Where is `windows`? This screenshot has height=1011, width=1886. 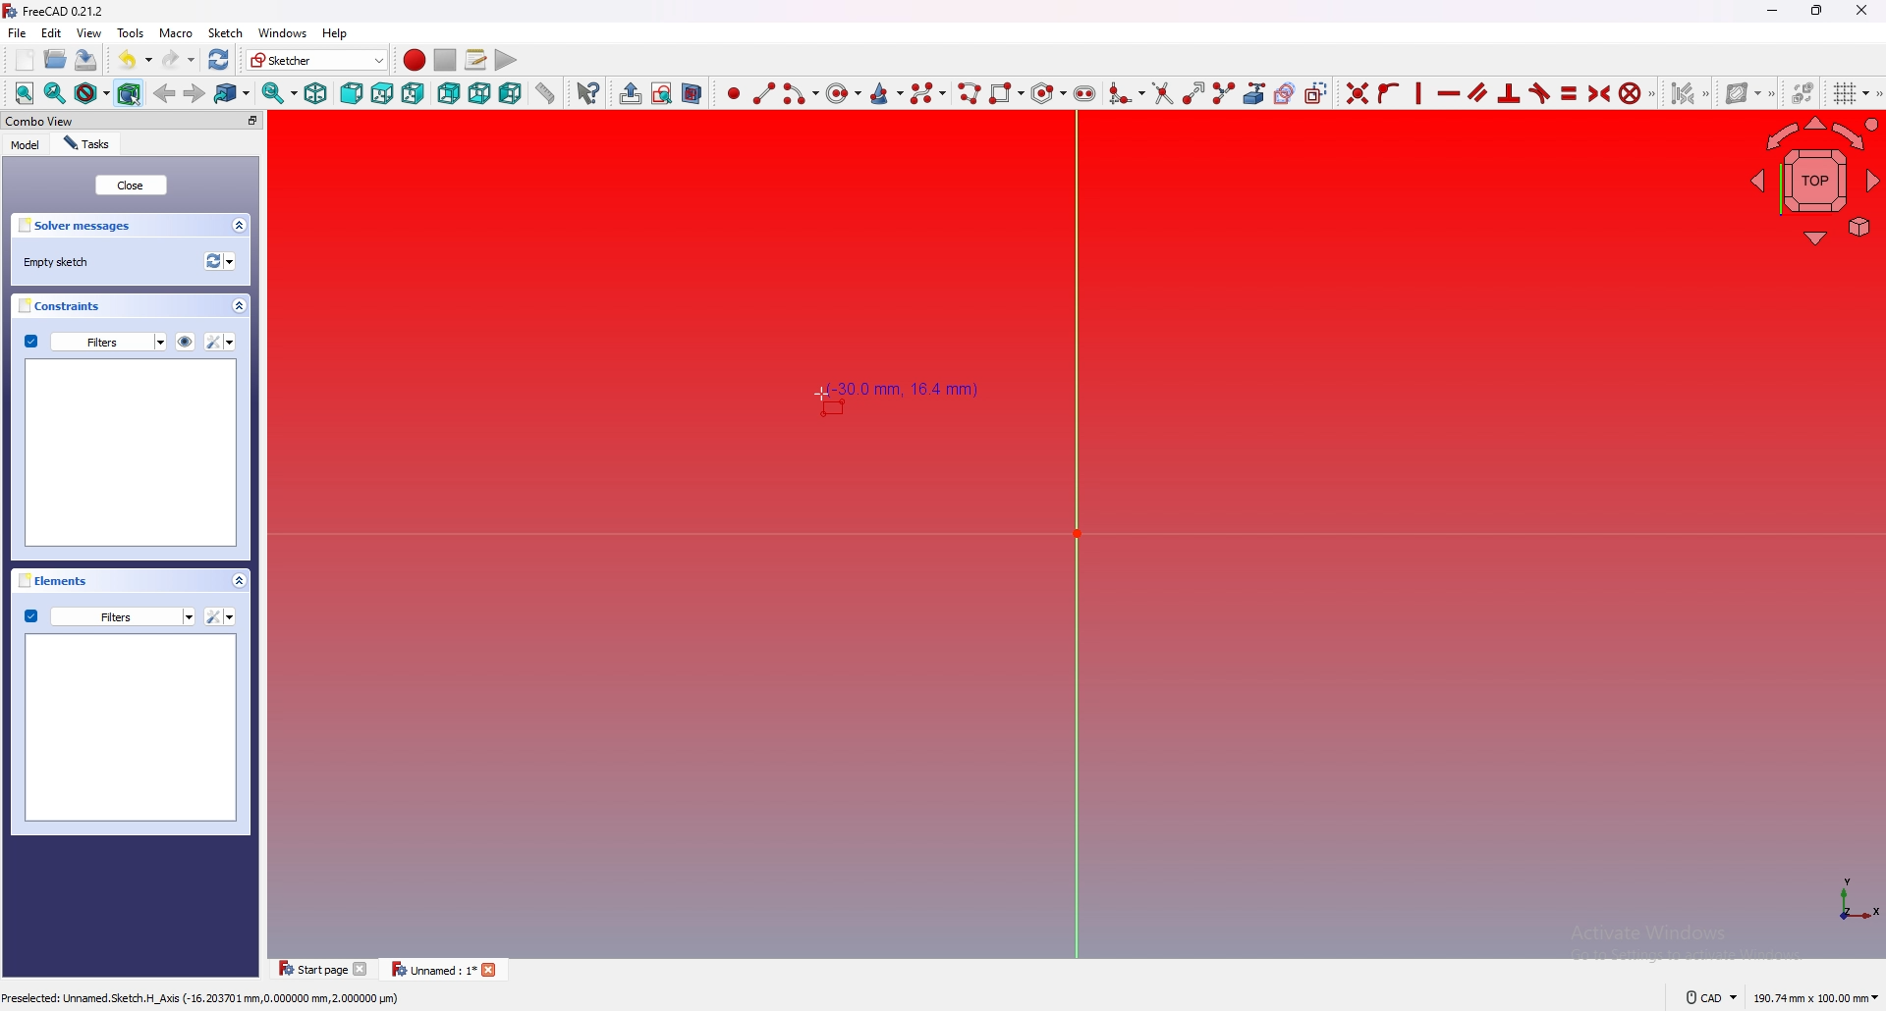 windows is located at coordinates (282, 32).